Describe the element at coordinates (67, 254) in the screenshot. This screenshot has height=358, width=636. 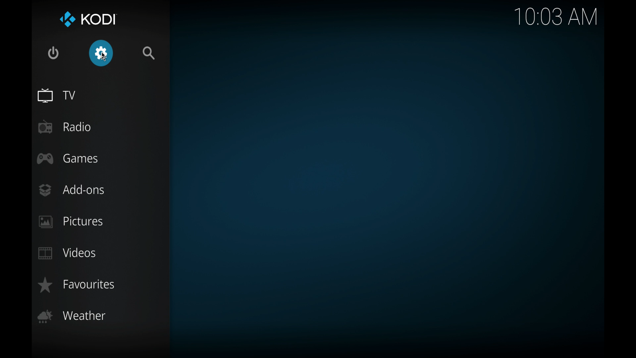
I see `videos` at that location.